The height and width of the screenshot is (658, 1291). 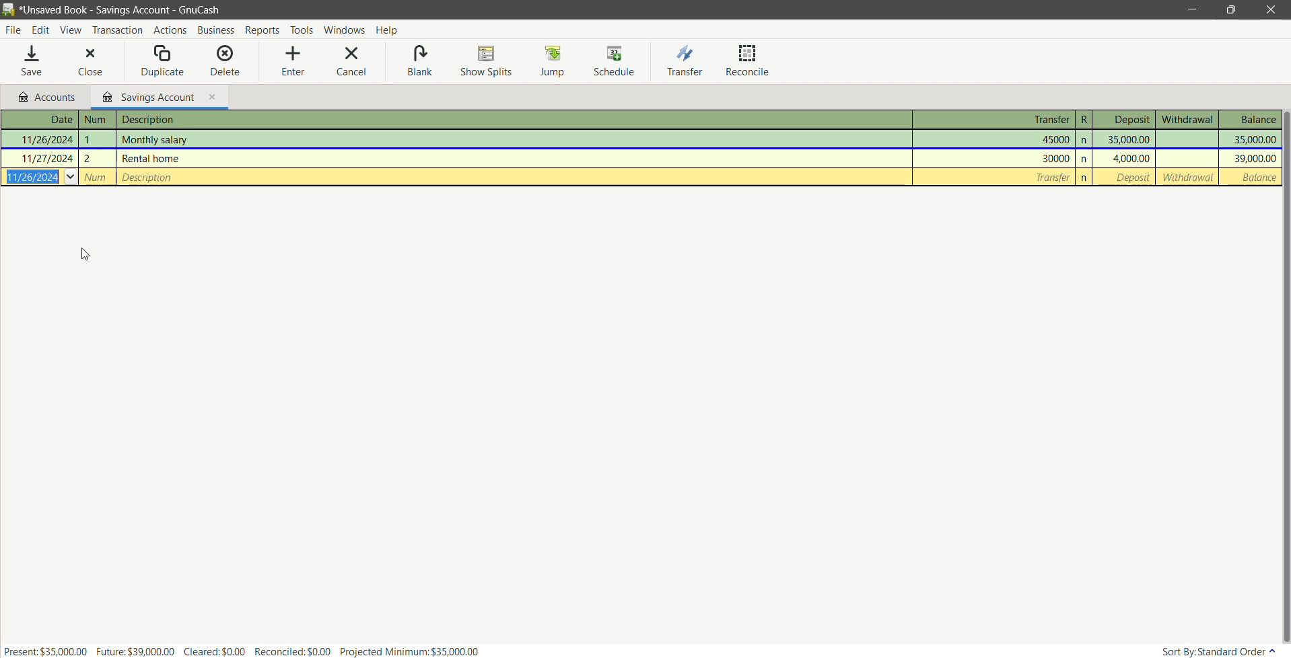 What do you see at coordinates (1255, 178) in the screenshot?
I see `balance` at bounding box center [1255, 178].